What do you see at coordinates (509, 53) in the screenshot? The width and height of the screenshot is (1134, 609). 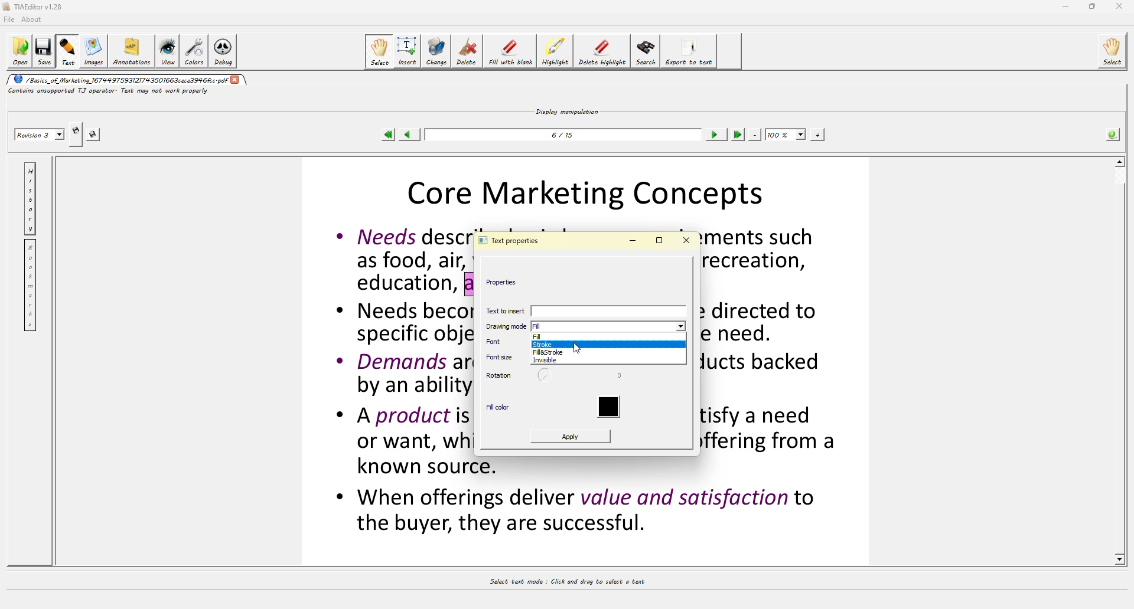 I see `fill with blank` at bounding box center [509, 53].